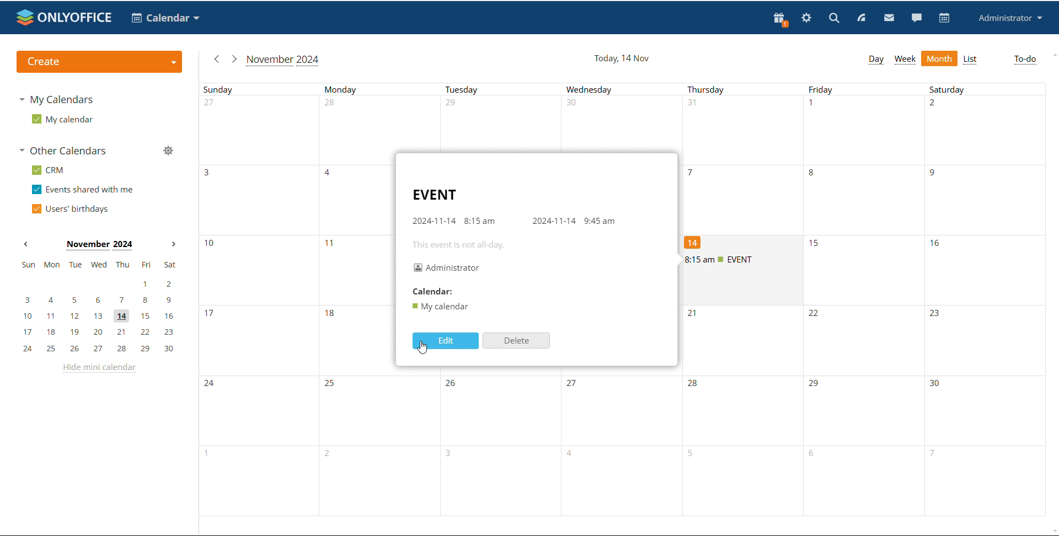 The image size is (1059, 536). Describe the element at coordinates (743, 259) in the screenshot. I see `upcoming event On Thursday 14th November` at that location.